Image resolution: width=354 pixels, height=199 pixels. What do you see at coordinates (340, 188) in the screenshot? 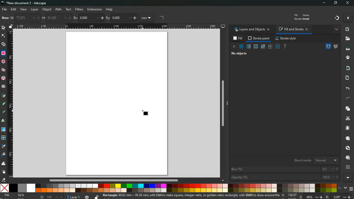
I see `up` at bounding box center [340, 188].